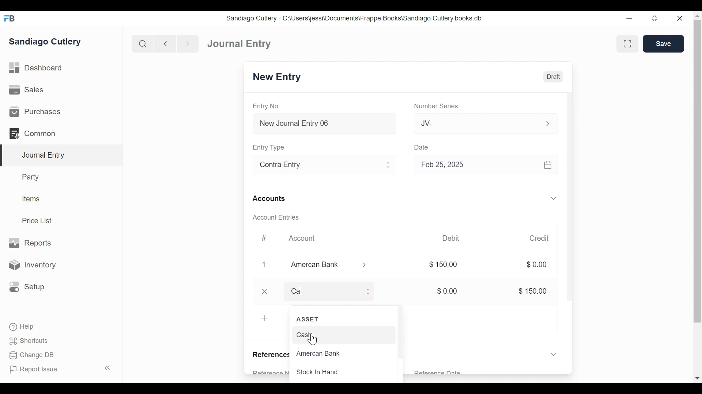  Describe the element at coordinates (31, 265) in the screenshot. I see `Inventory` at that location.